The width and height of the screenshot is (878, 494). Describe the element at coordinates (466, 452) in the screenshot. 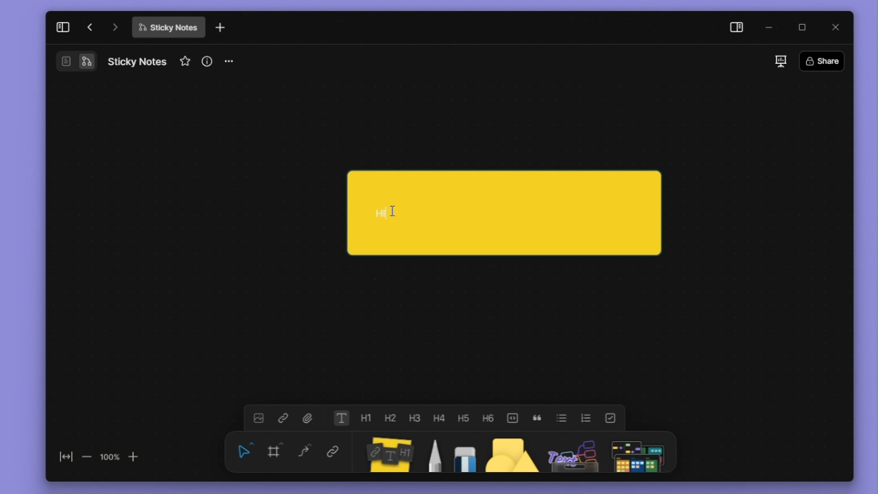

I see `eraser` at that location.